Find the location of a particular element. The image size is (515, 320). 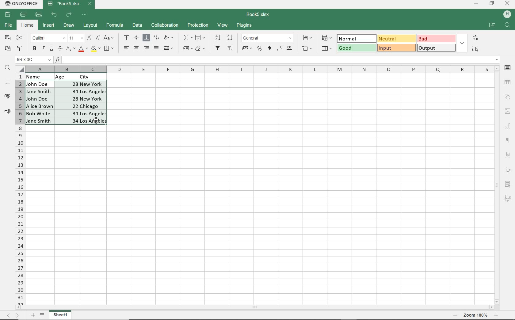

ALIGN CENTER is located at coordinates (136, 49).